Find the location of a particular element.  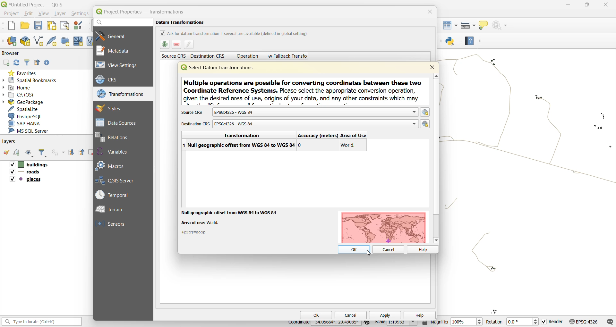

minimize is located at coordinates (567, 5).